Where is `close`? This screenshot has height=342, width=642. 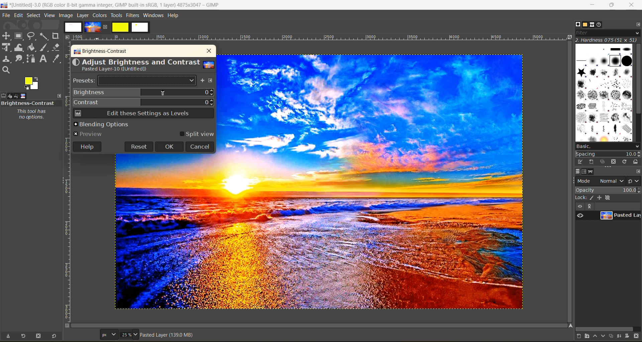
close is located at coordinates (631, 5).